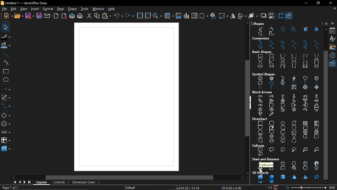 The image size is (337, 190). Describe the element at coordinates (179, 16) in the screenshot. I see `Insert image` at that location.